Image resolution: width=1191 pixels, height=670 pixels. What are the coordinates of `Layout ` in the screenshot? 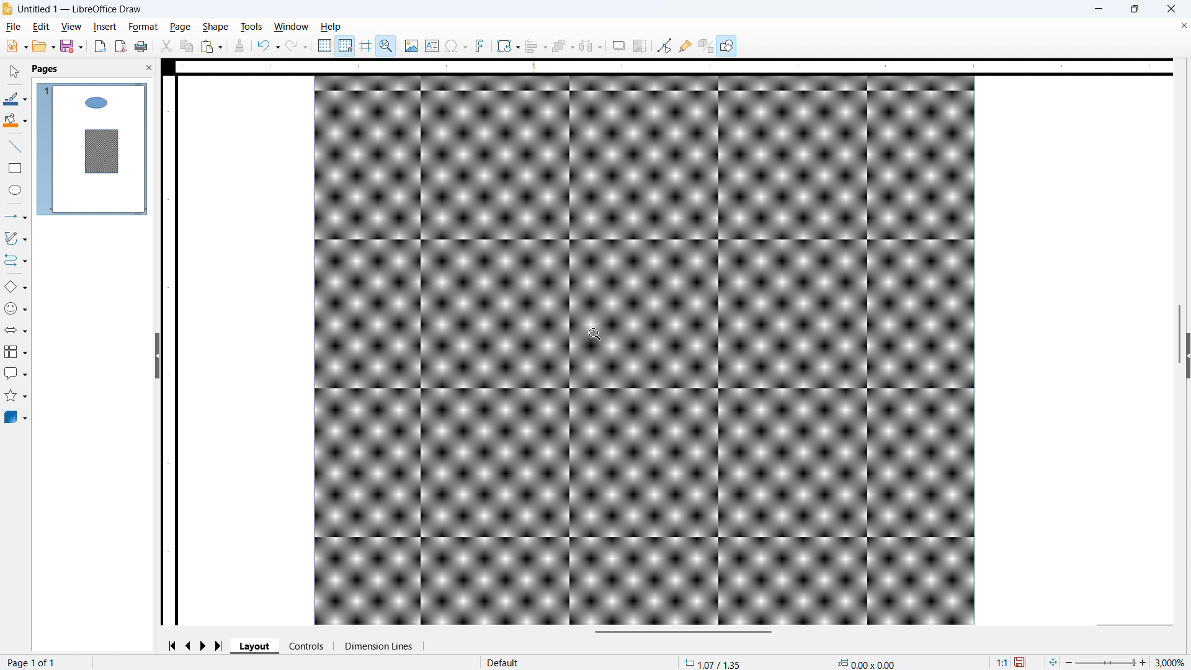 It's located at (256, 646).